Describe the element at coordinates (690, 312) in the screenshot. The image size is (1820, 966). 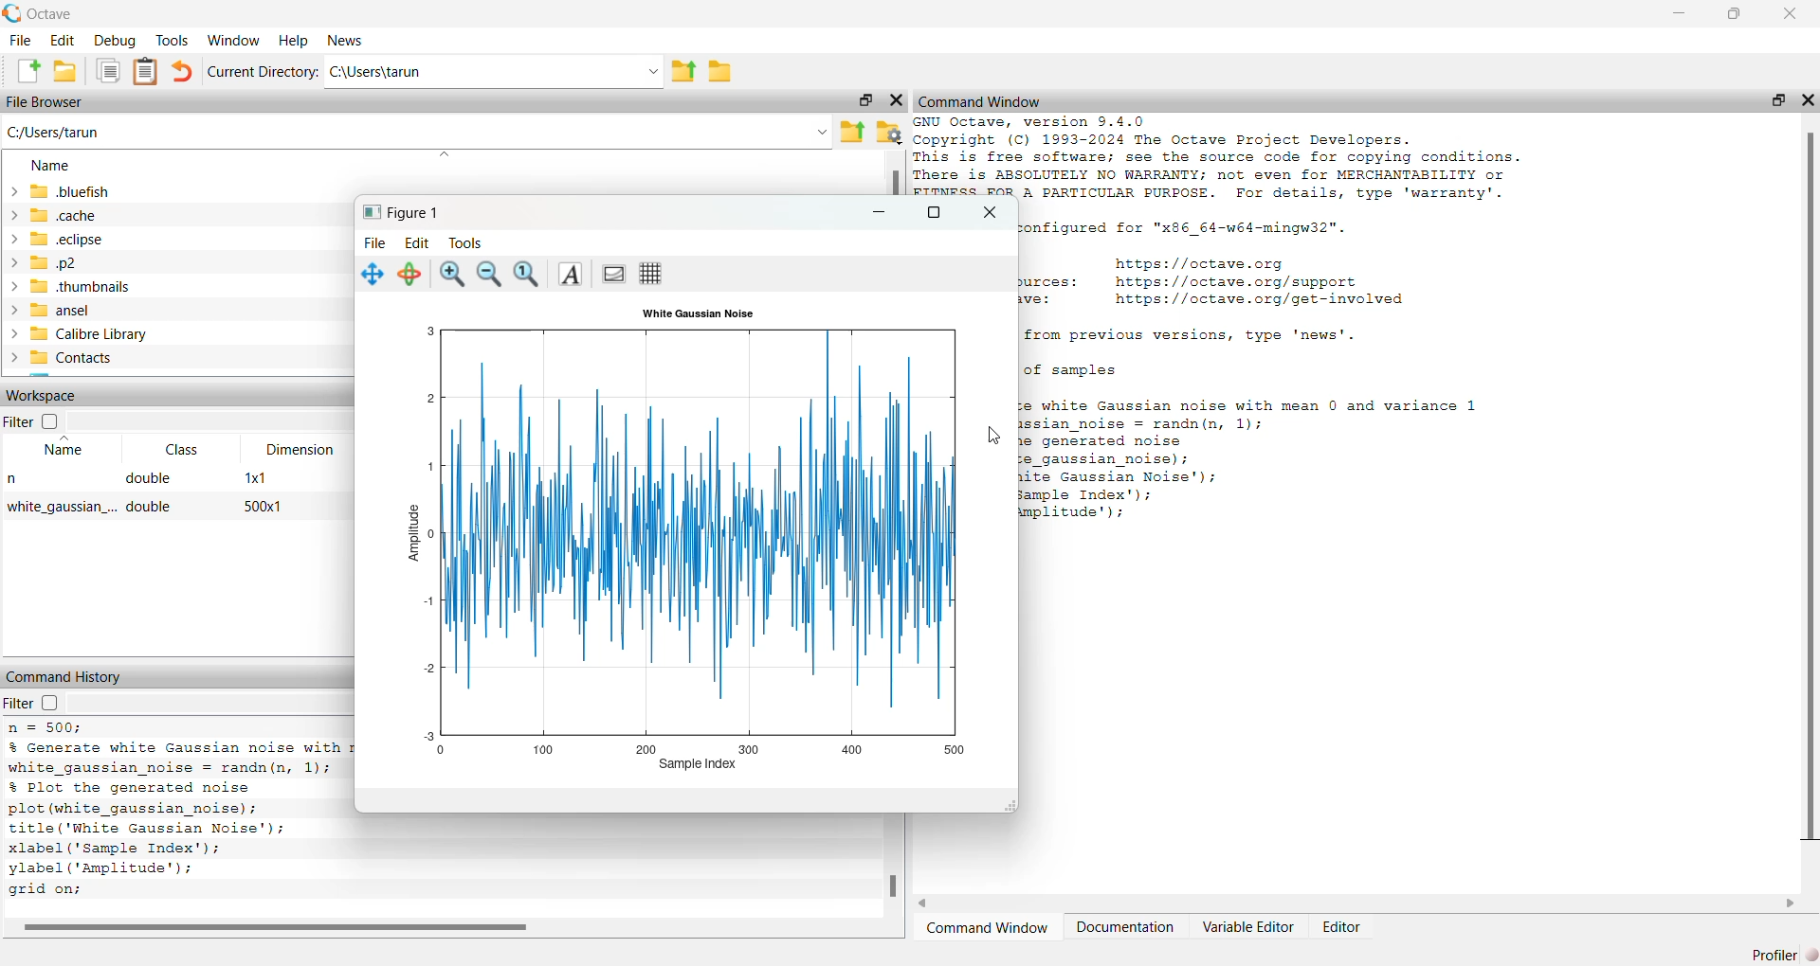
I see `‘White Gaussian Noise` at that location.